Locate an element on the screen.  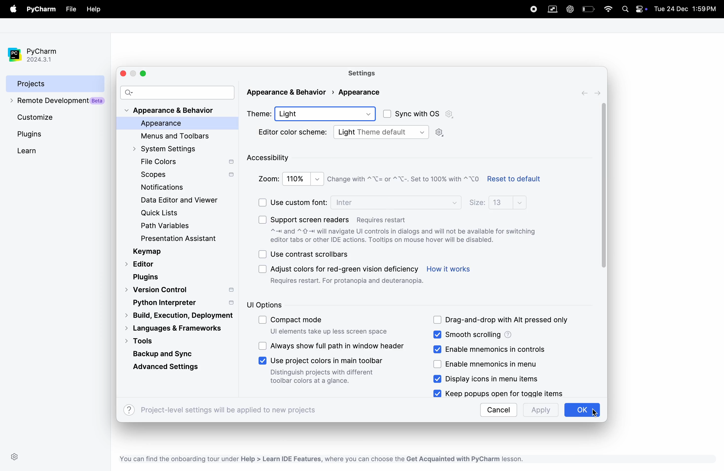
py charm is located at coordinates (41, 9).